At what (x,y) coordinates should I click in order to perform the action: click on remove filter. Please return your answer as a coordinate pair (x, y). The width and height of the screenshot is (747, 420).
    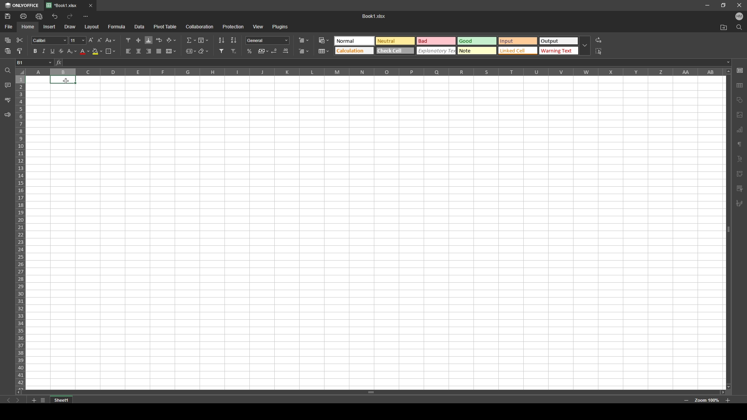
    Looking at the image, I should click on (235, 51).